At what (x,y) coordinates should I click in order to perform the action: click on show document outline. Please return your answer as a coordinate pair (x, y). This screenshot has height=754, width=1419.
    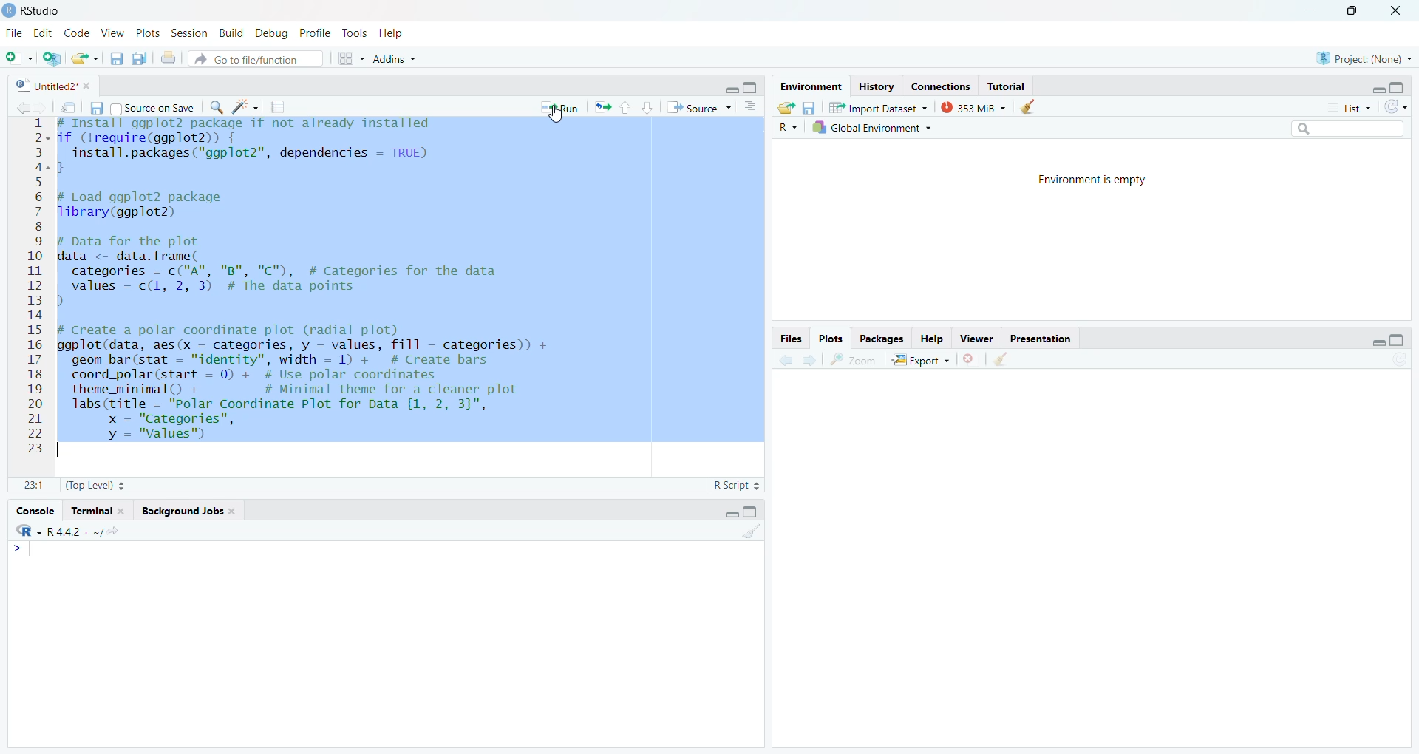
    Looking at the image, I should click on (755, 107).